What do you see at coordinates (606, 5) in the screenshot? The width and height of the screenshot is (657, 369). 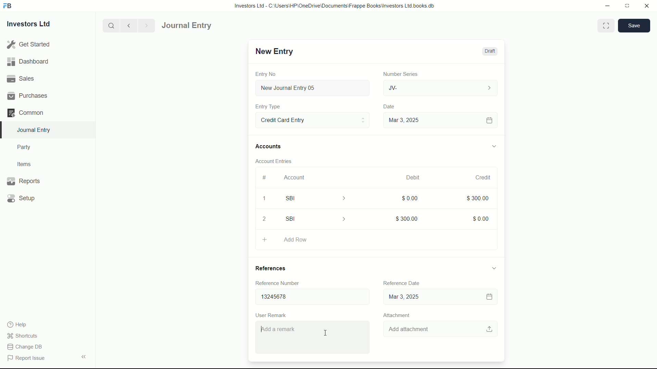 I see `minimize` at bounding box center [606, 5].